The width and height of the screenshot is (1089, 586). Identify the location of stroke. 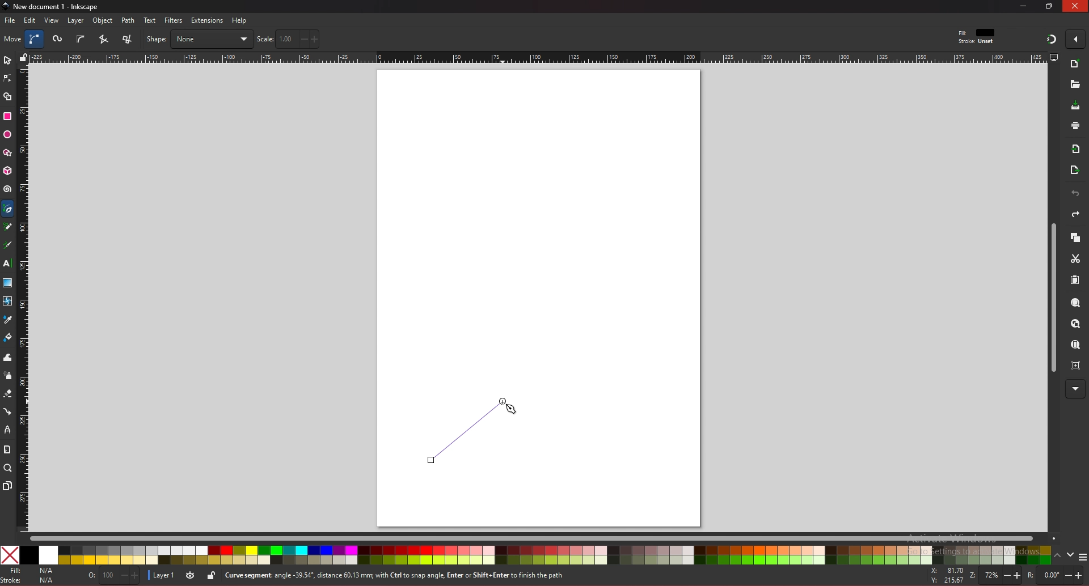
(30, 580).